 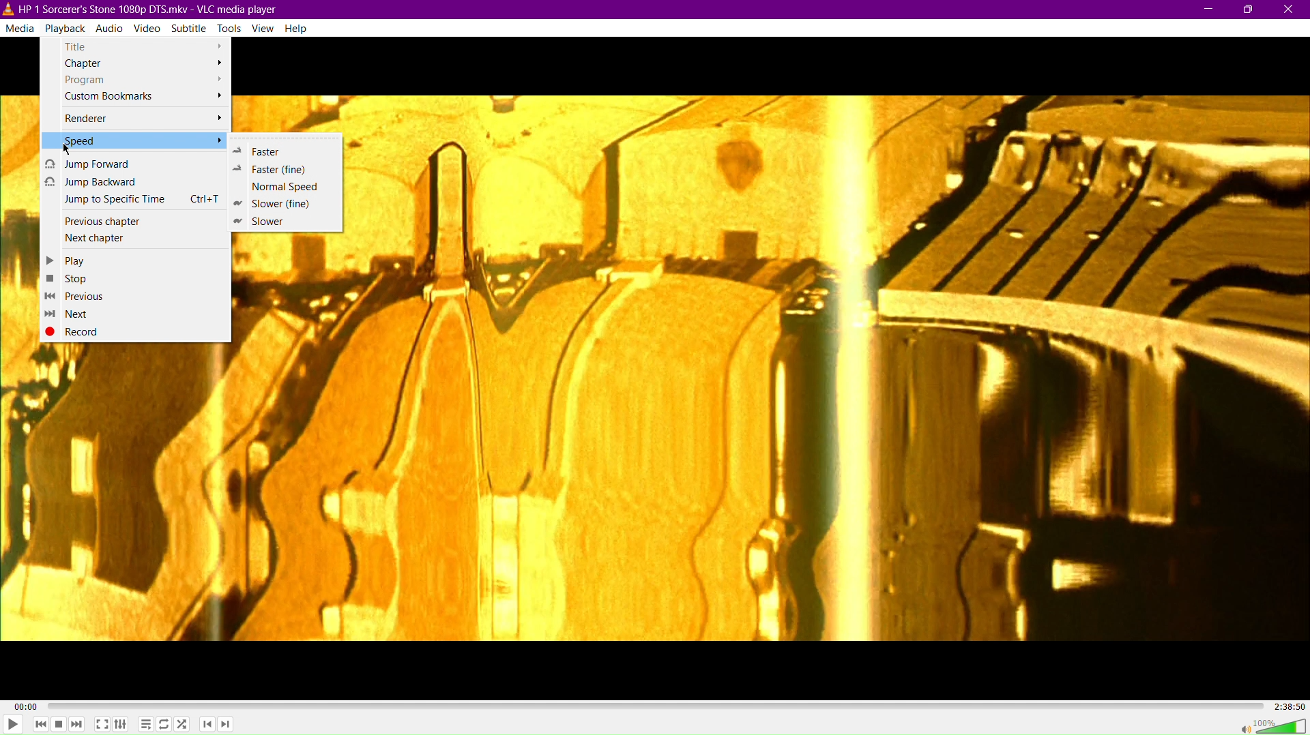 I want to click on Help, so click(x=295, y=28).